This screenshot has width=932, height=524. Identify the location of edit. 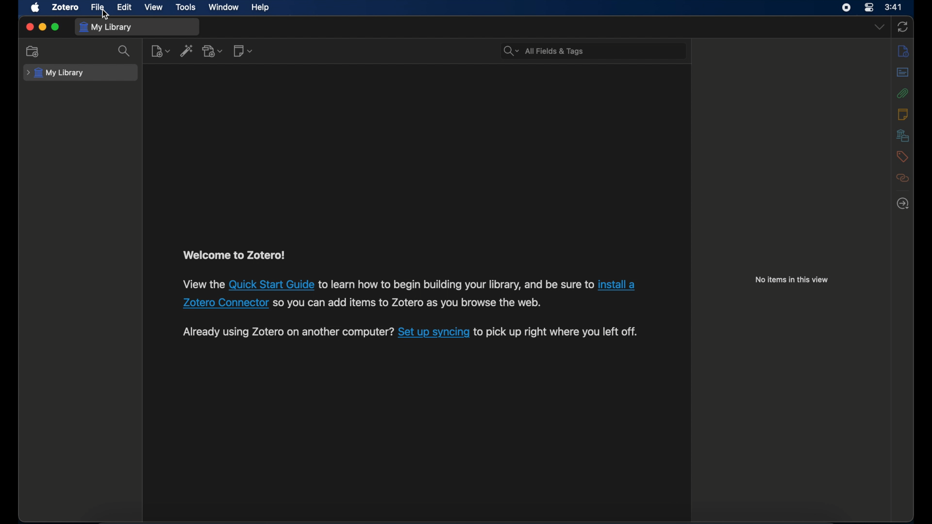
(125, 8).